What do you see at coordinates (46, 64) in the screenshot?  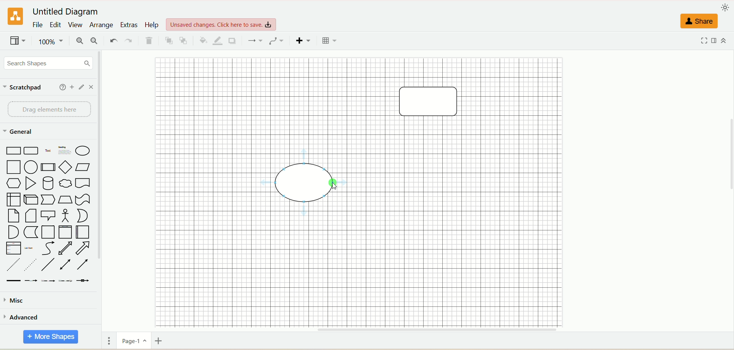 I see `search shapes` at bounding box center [46, 64].